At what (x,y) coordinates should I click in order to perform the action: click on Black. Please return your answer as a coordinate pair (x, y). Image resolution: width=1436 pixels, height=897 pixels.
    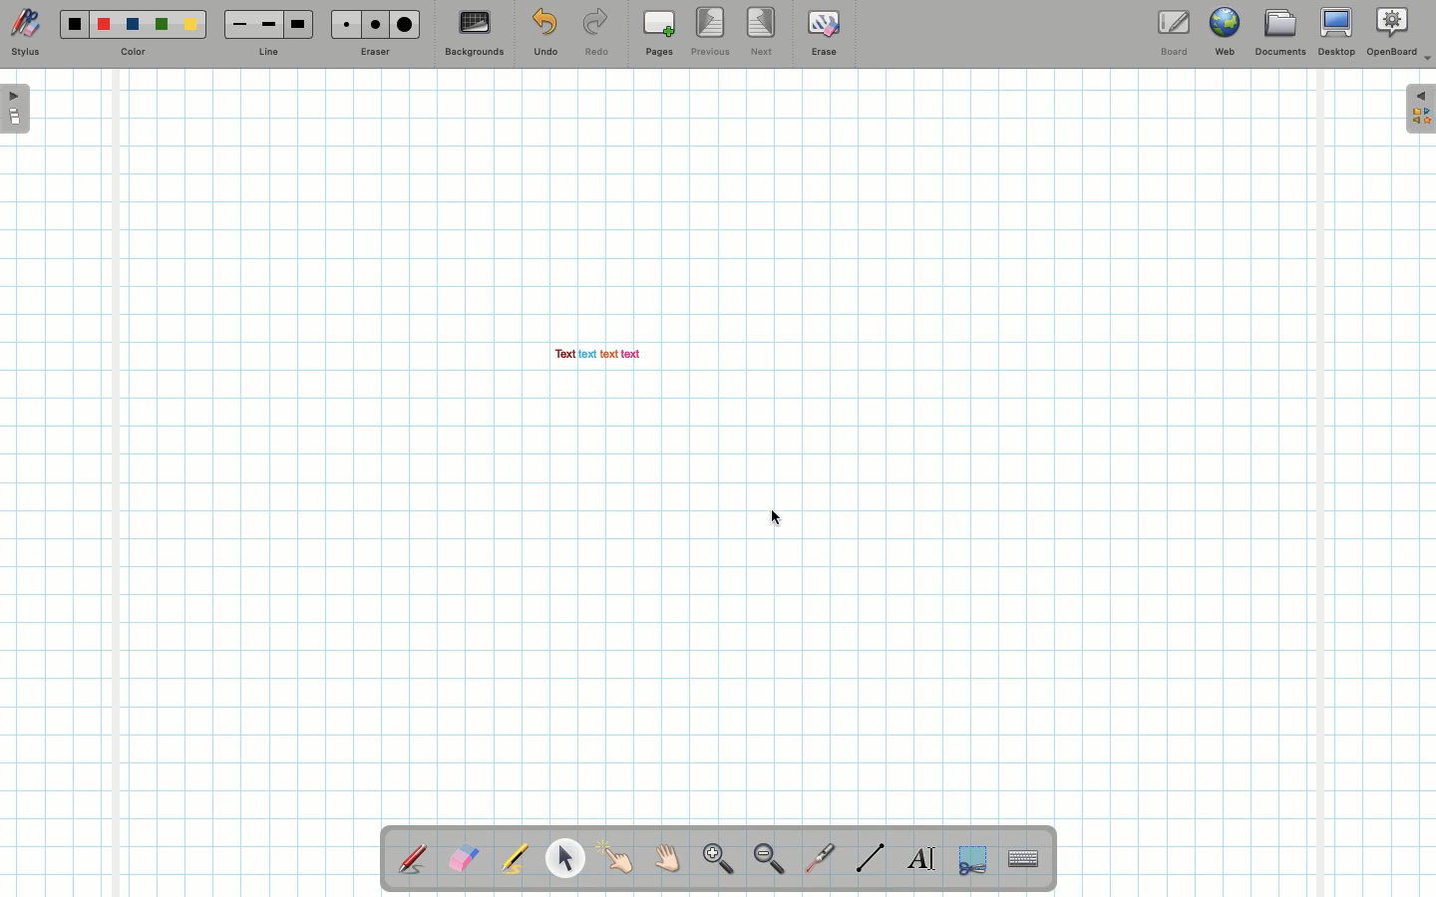
    Looking at the image, I should click on (73, 24).